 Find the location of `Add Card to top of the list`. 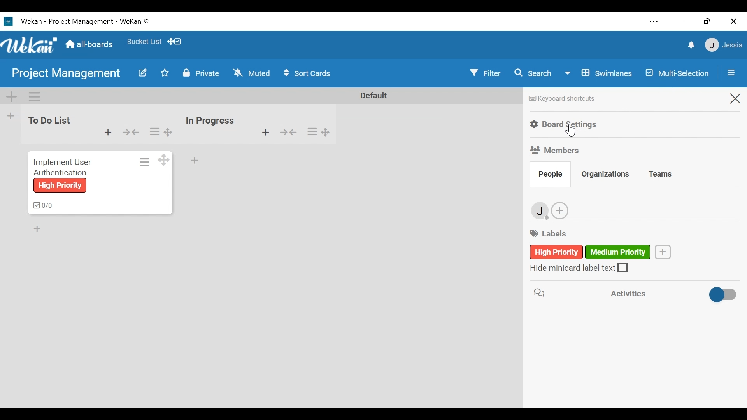

Add Card to top of the list is located at coordinates (108, 132).